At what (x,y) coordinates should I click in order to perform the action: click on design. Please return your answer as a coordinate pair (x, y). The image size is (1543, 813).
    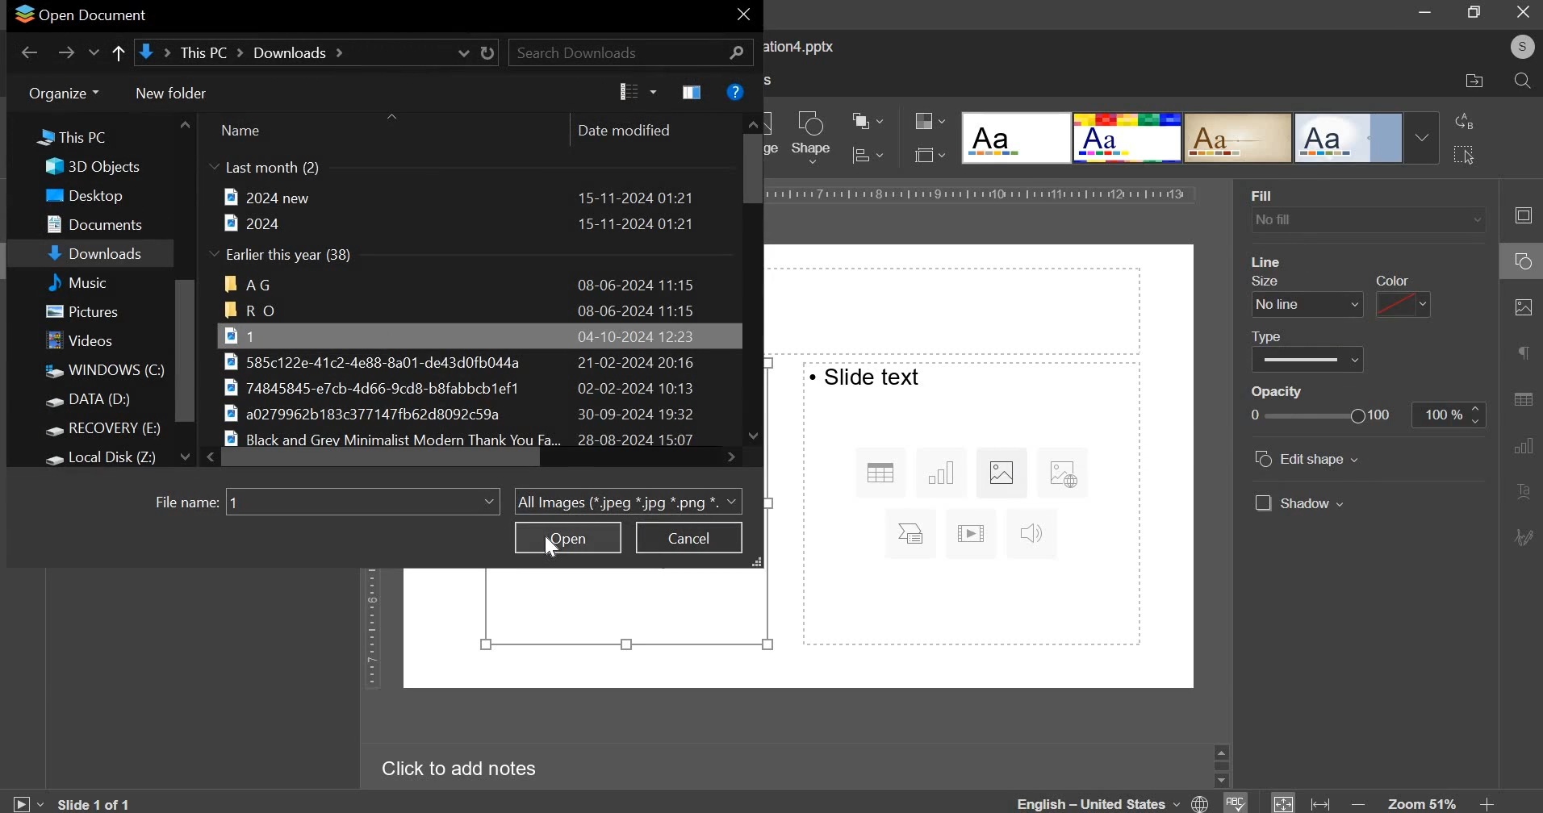
    Looking at the image, I should click on (1350, 139).